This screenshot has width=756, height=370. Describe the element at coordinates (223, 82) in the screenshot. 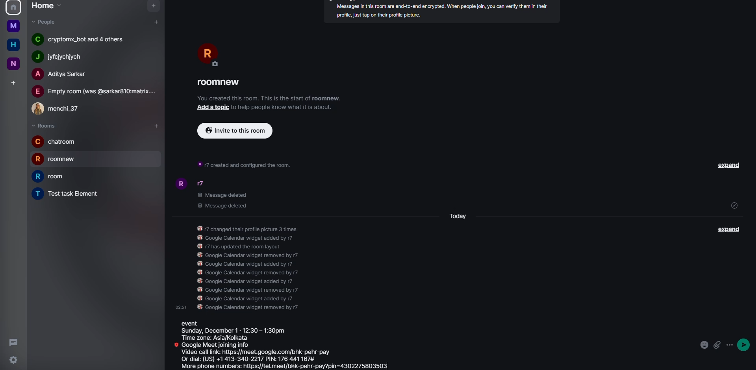

I see `room` at that location.